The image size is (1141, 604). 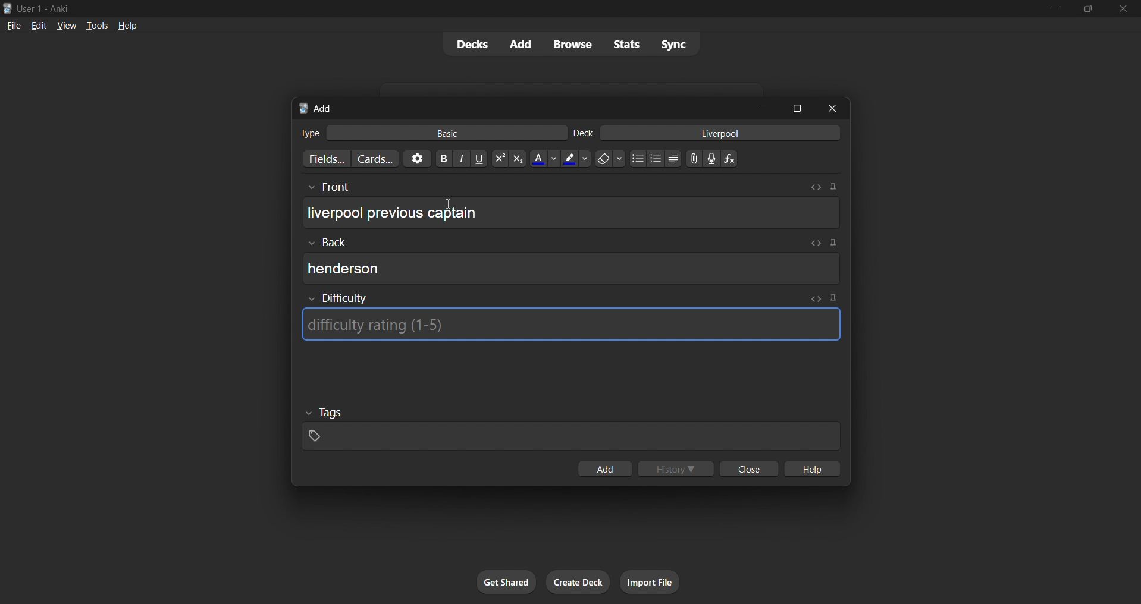 I want to click on microphone, so click(x=712, y=159).